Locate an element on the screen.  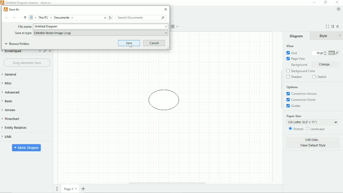
Advanced is located at coordinates (12, 92).